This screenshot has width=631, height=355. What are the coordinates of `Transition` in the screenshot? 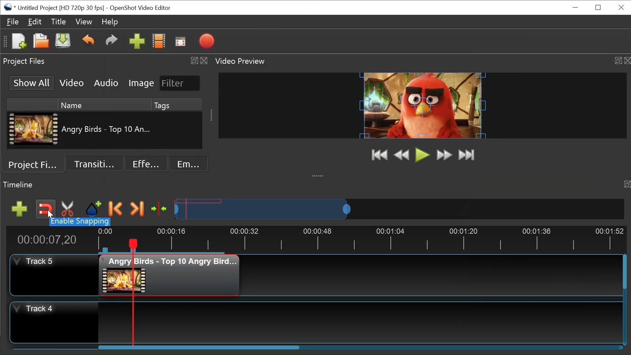 It's located at (94, 163).